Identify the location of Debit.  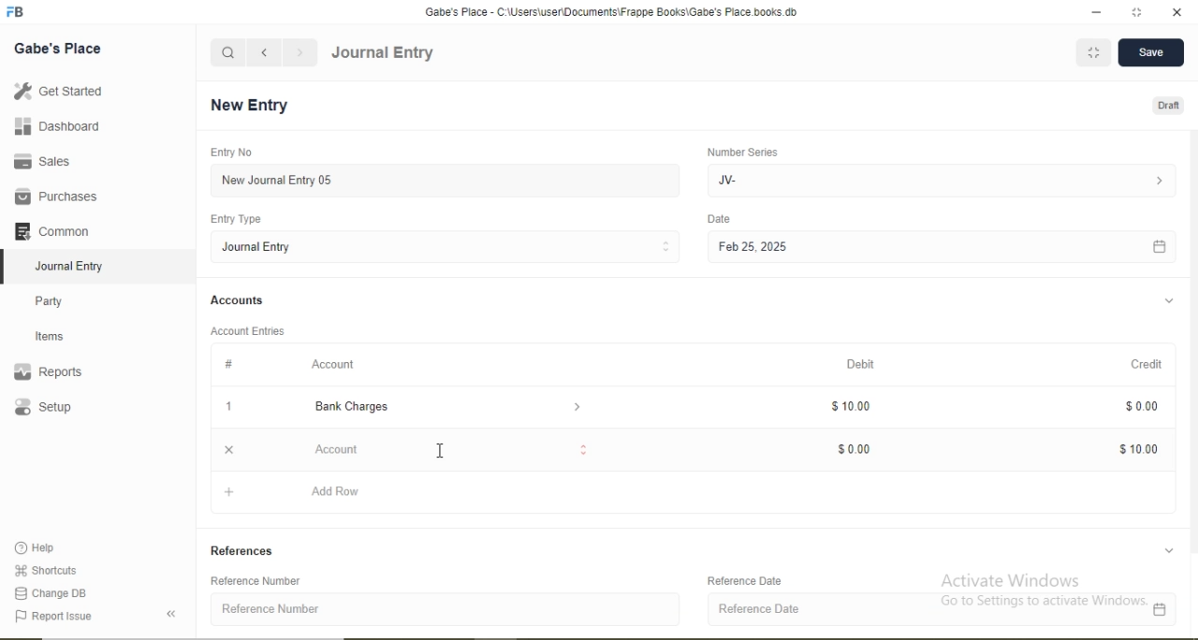
(863, 365).